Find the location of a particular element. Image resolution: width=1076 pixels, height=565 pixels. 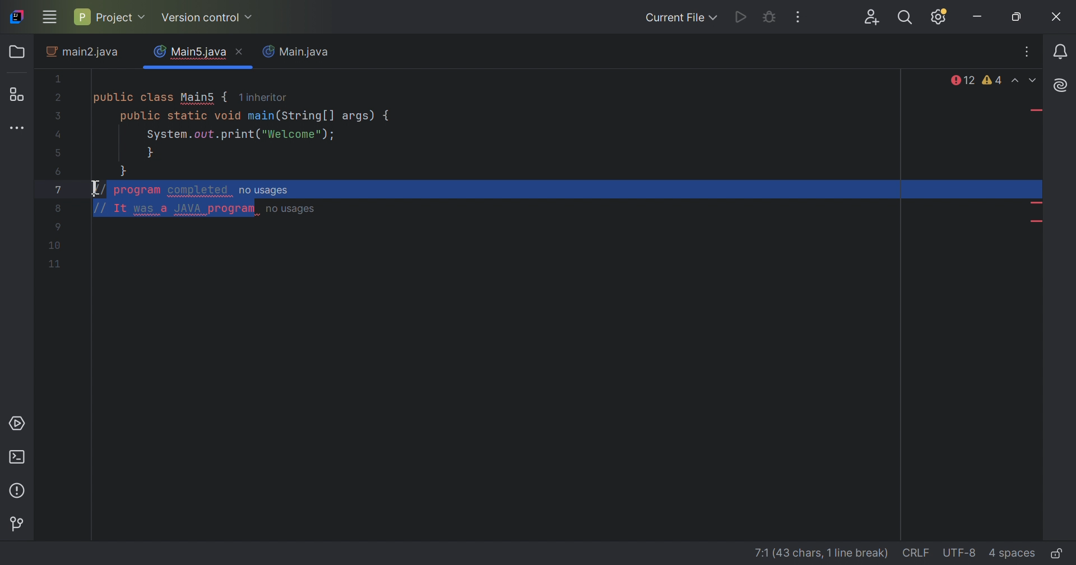

Main.java is located at coordinates (299, 53).